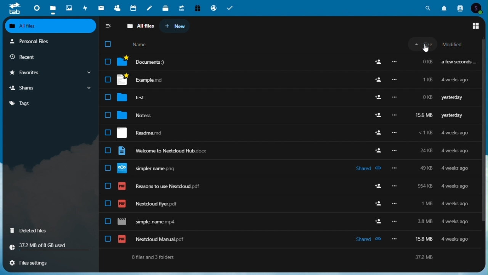  What do you see at coordinates (53, 9) in the screenshot?
I see `files` at bounding box center [53, 9].